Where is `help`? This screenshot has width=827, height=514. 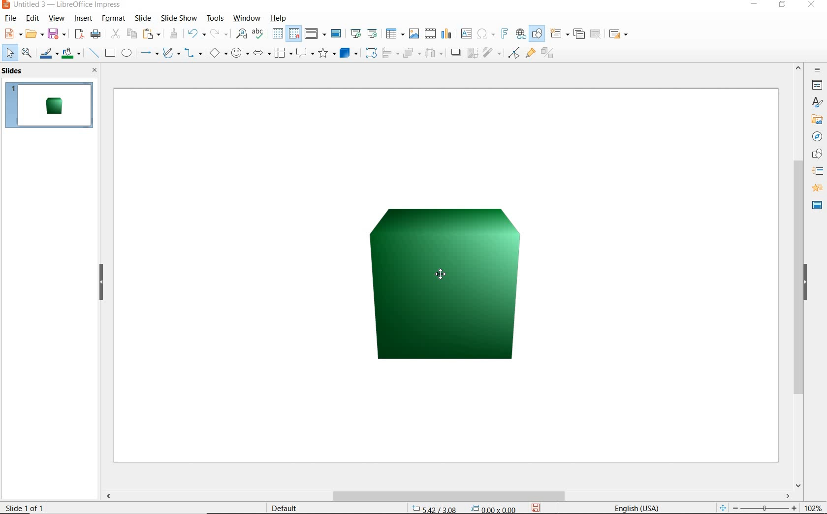
help is located at coordinates (280, 19).